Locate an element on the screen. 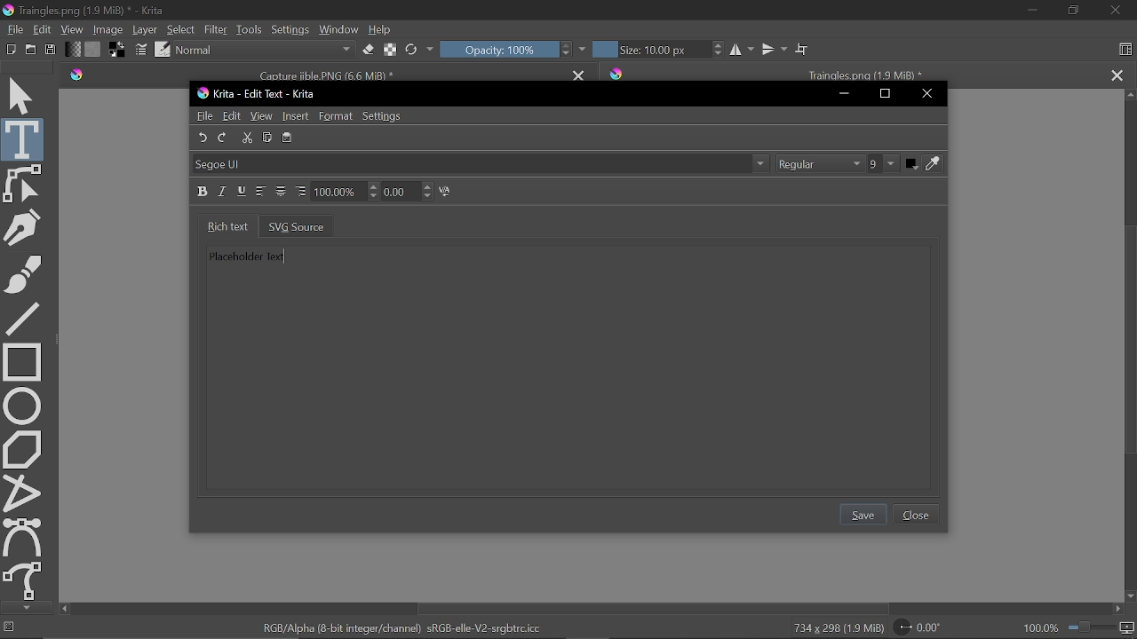 Image resolution: width=1137 pixels, height=639 pixels. Edit Brush settings is located at coordinates (139, 49).